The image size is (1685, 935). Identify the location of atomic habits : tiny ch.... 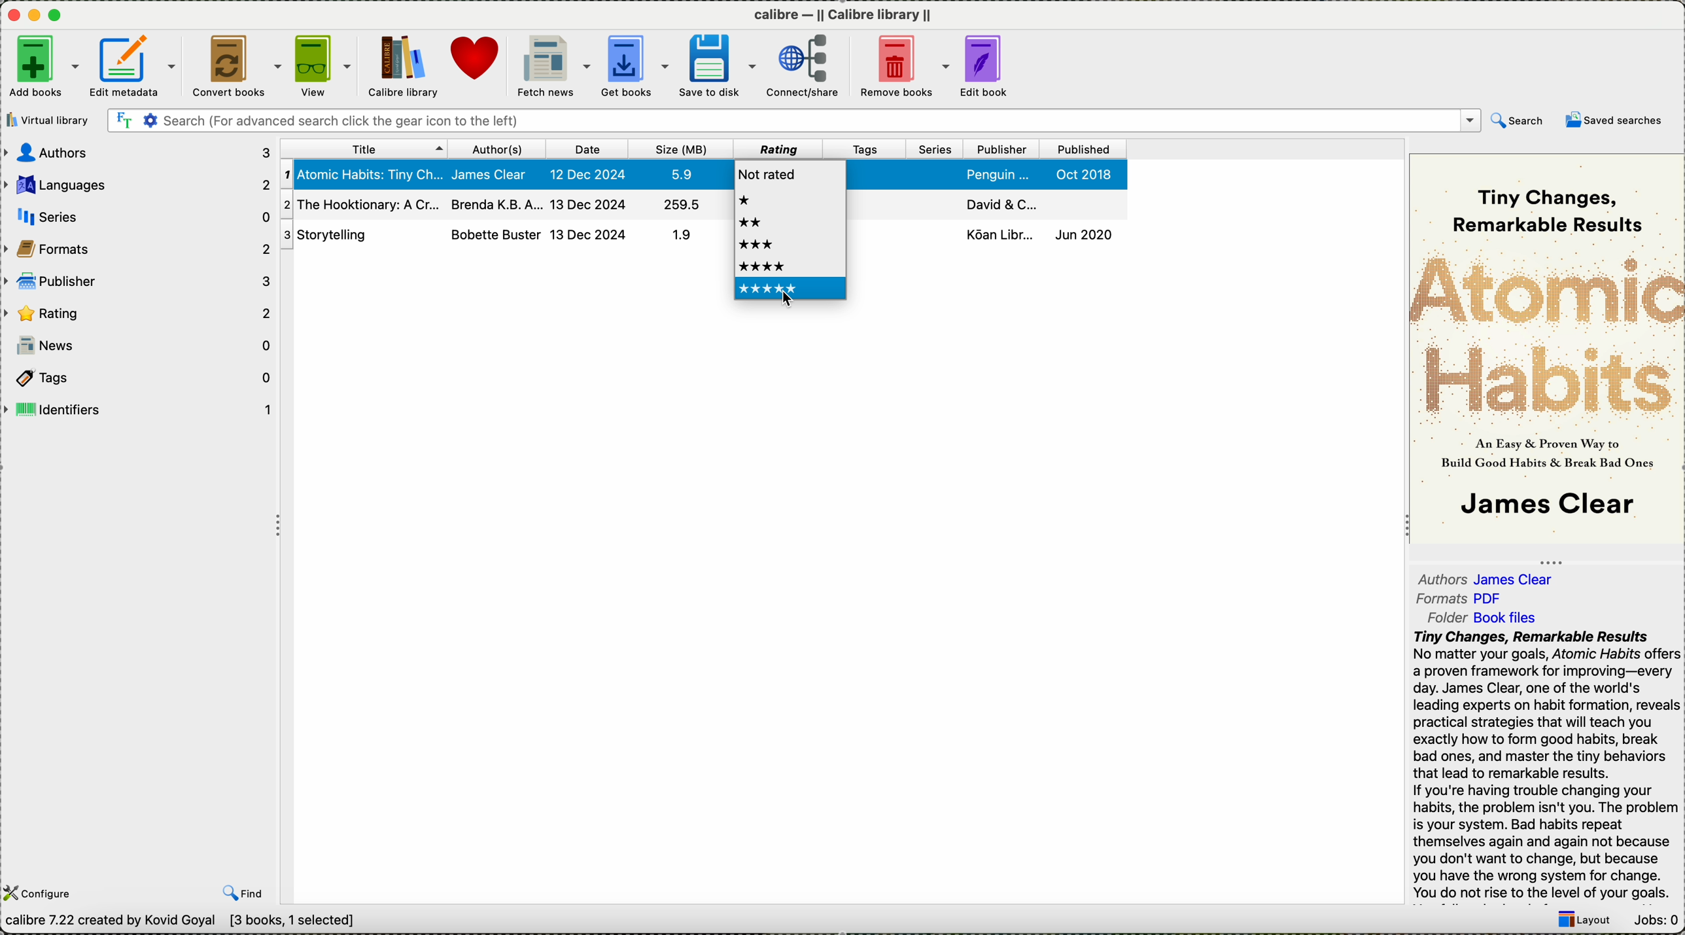
(362, 175).